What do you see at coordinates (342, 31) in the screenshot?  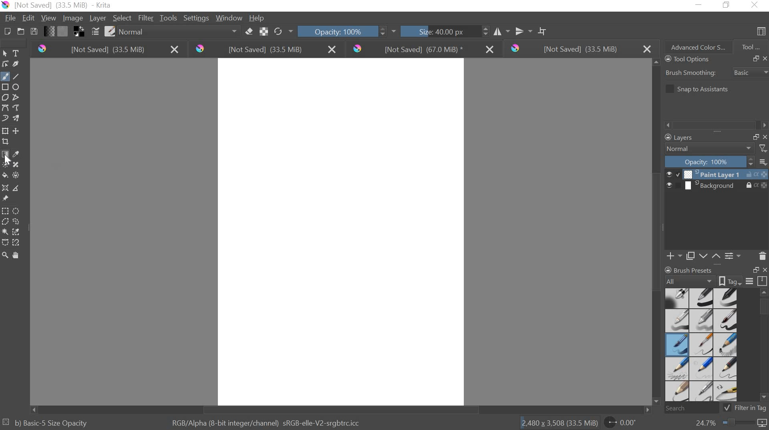 I see `OPACITY 100%` at bounding box center [342, 31].